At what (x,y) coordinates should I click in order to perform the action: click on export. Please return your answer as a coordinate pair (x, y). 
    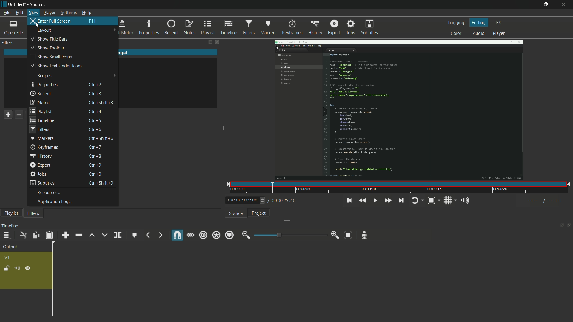
    Looking at the image, I should click on (333, 27).